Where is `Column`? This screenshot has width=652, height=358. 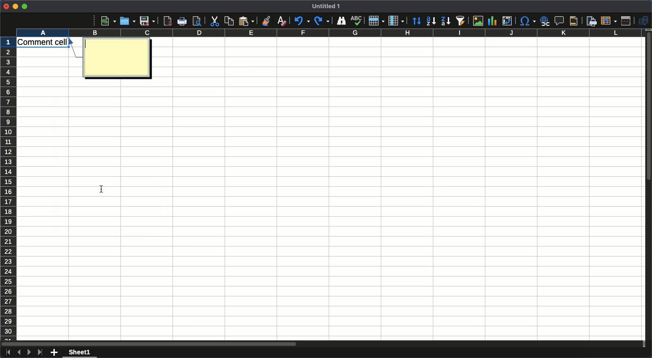
Column is located at coordinates (397, 20).